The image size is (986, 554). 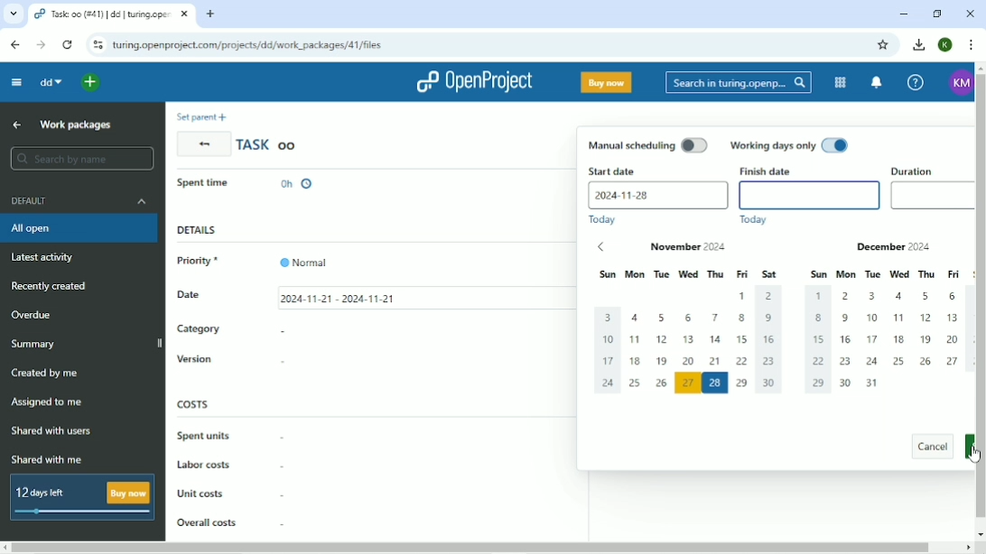 I want to click on -, so click(x=283, y=524).